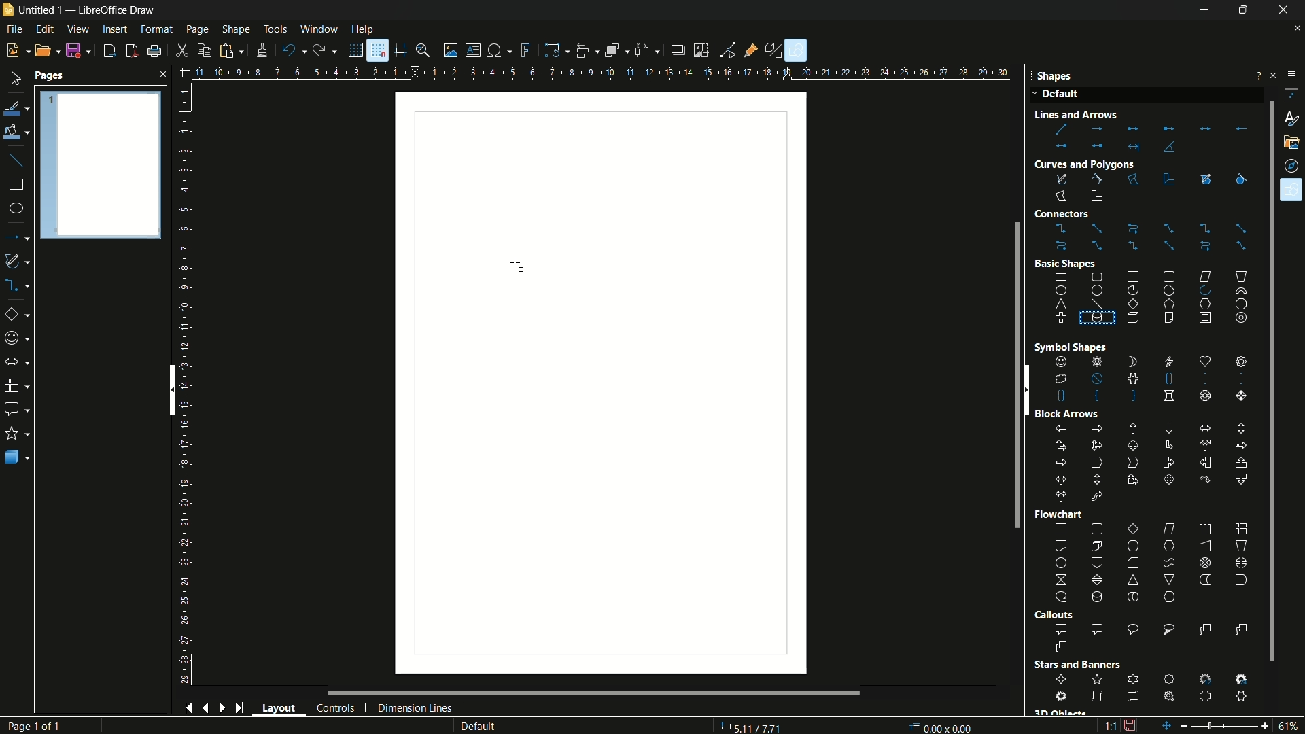  I want to click on controls, so click(336, 709).